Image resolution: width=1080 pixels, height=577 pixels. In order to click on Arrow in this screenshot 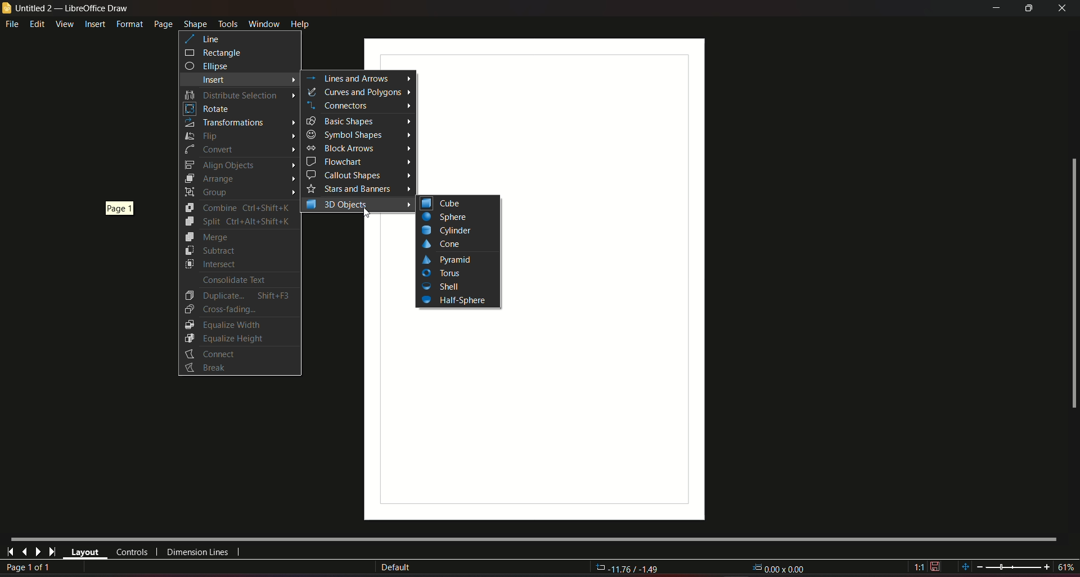, I will do `click(293, 94)`.